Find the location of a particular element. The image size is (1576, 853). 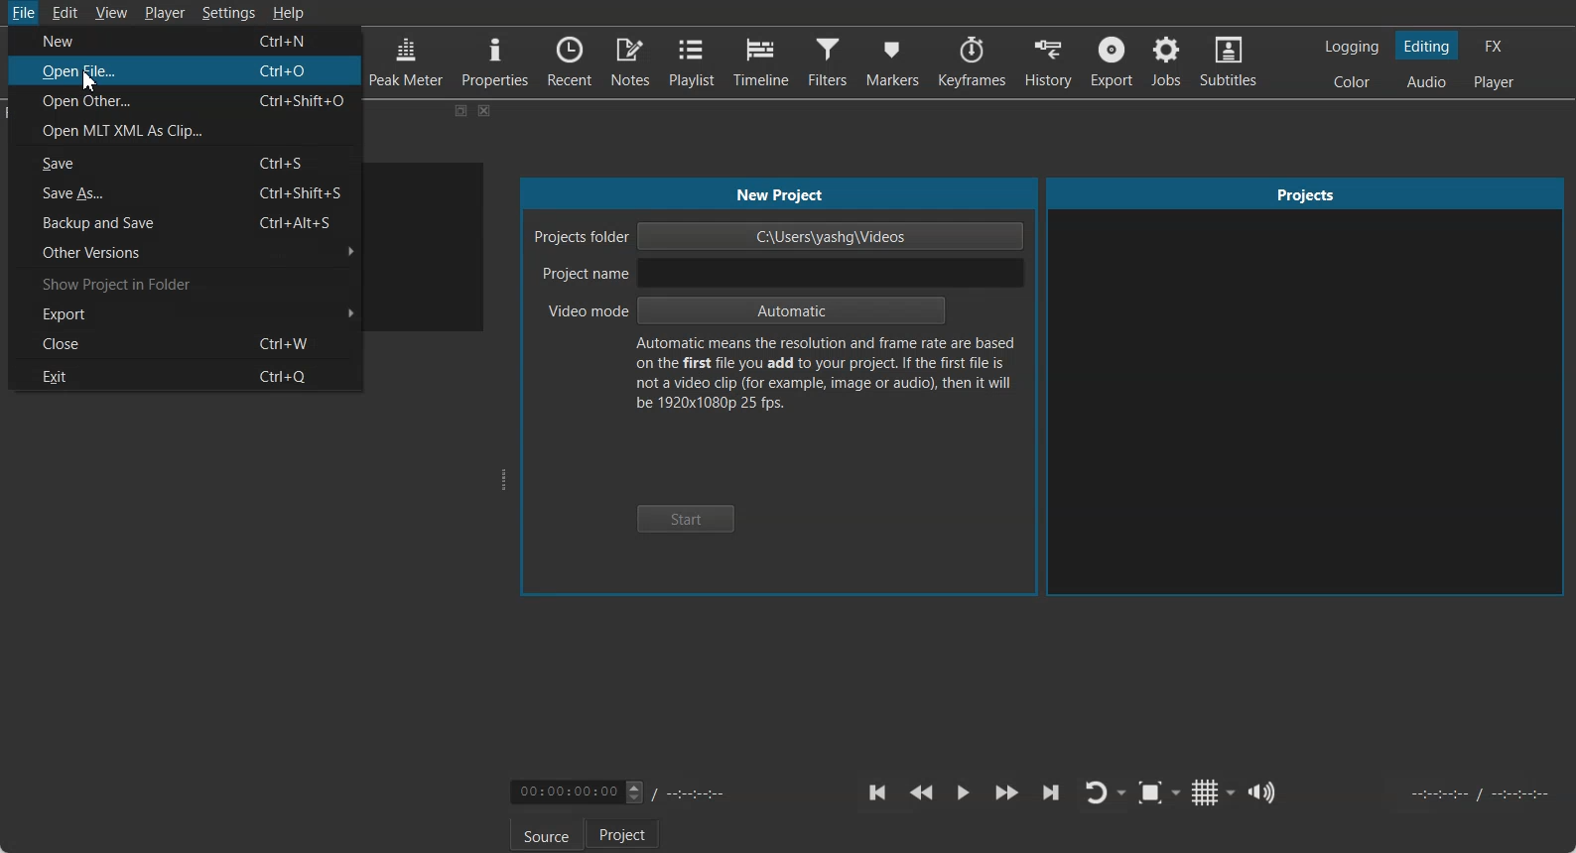

View is located at coordinates (111, 12).